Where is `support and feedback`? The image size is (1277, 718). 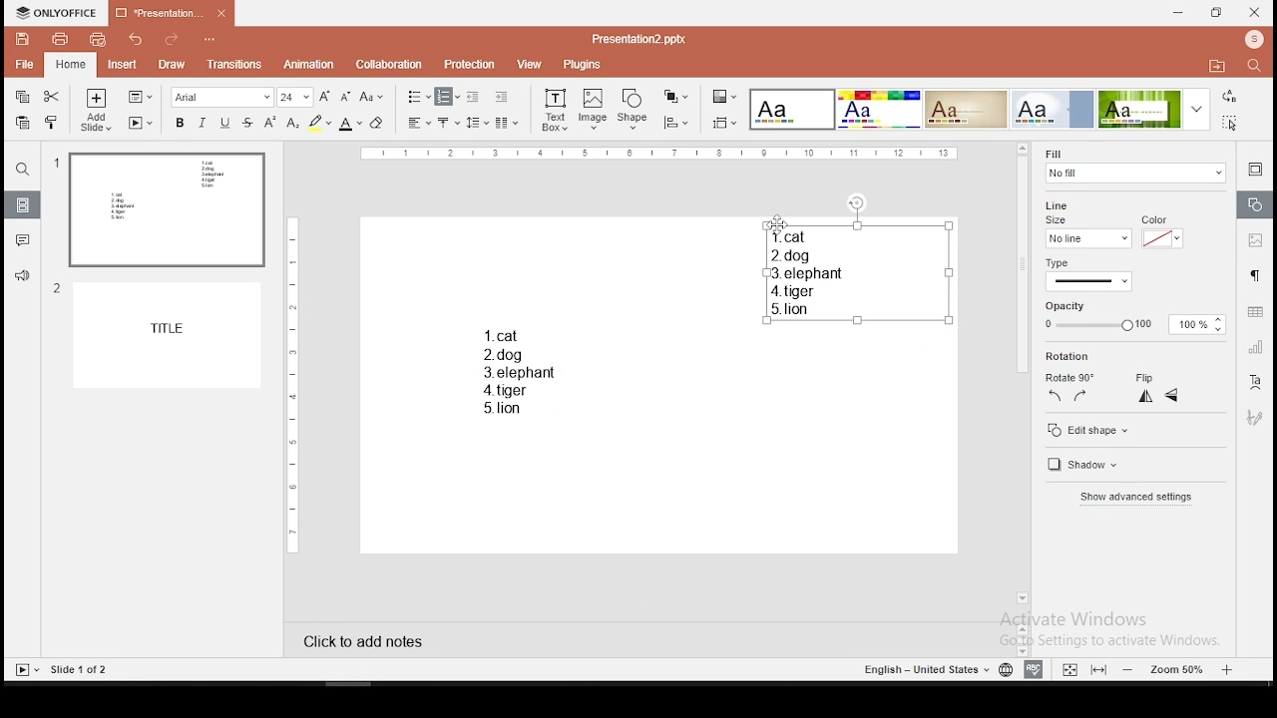
support and feedback is located at coordinates (23, 277).